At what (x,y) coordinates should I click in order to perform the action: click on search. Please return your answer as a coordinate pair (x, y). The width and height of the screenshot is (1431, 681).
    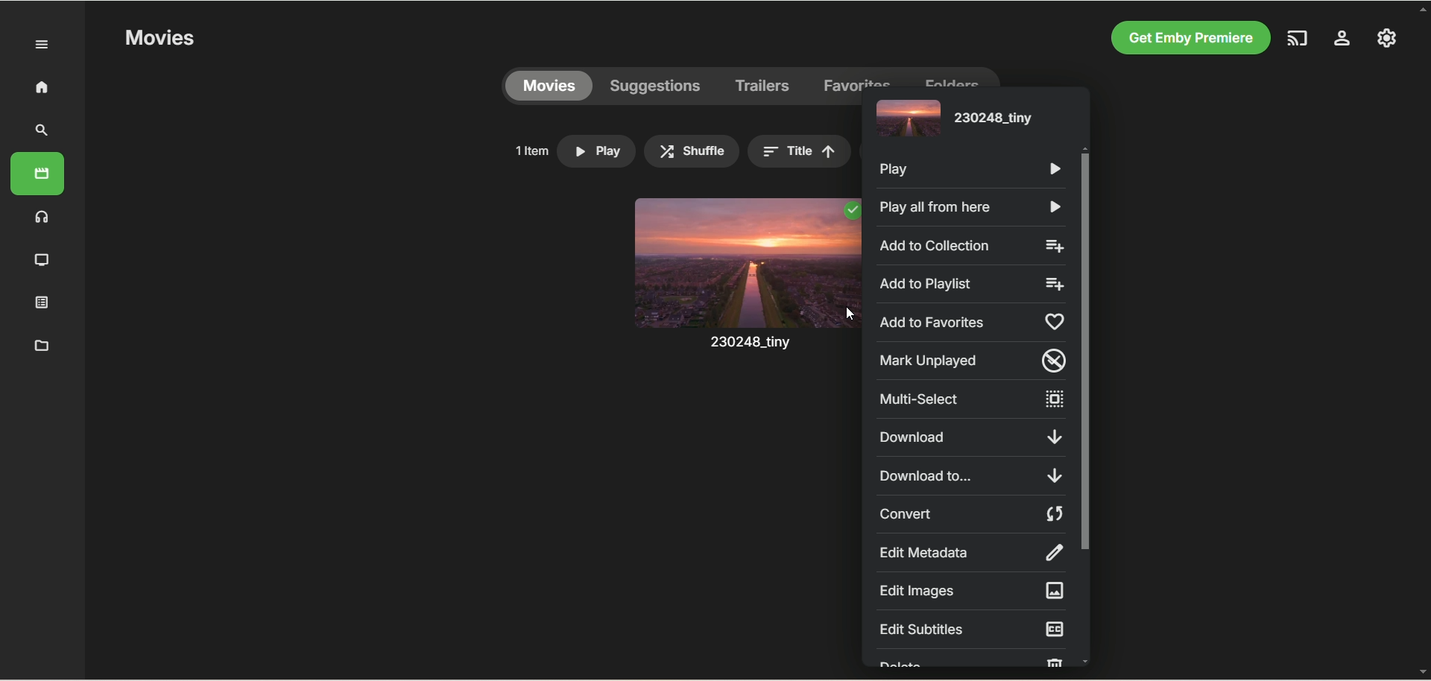
    Looking at the image, I should click on (42, 130).